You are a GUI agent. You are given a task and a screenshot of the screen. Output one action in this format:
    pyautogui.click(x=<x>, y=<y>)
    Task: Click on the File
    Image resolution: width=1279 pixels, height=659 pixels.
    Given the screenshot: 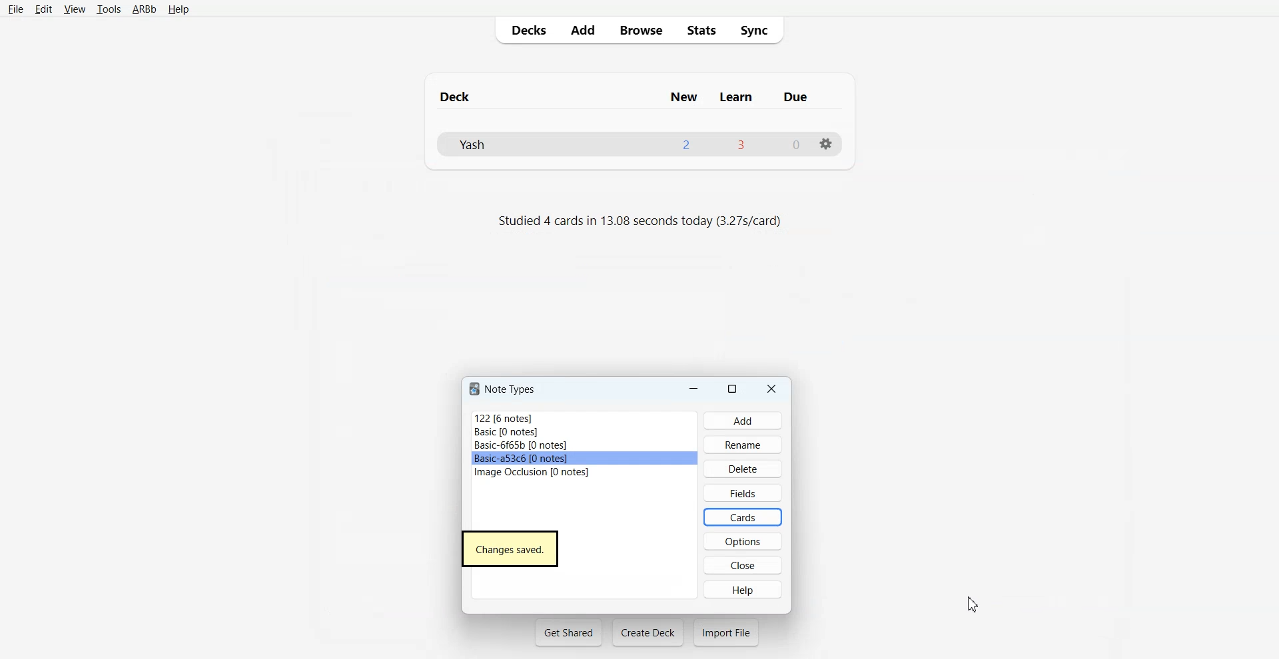 What is the action you would take?
    pyautogui.click(x=15, y=9)
    